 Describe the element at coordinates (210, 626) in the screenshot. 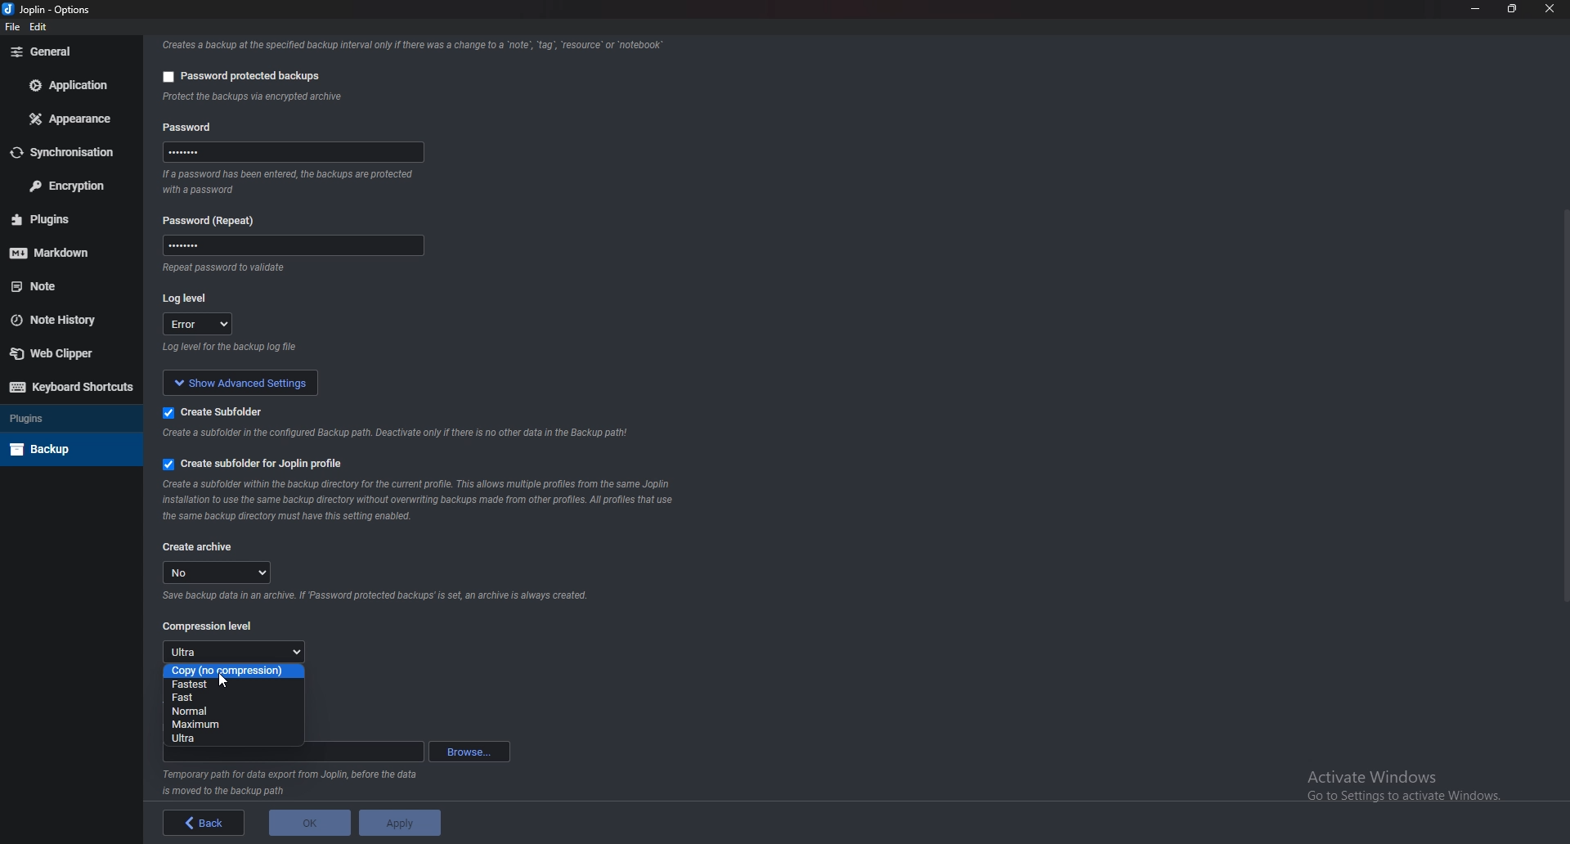

I see `Compression level` at that location.